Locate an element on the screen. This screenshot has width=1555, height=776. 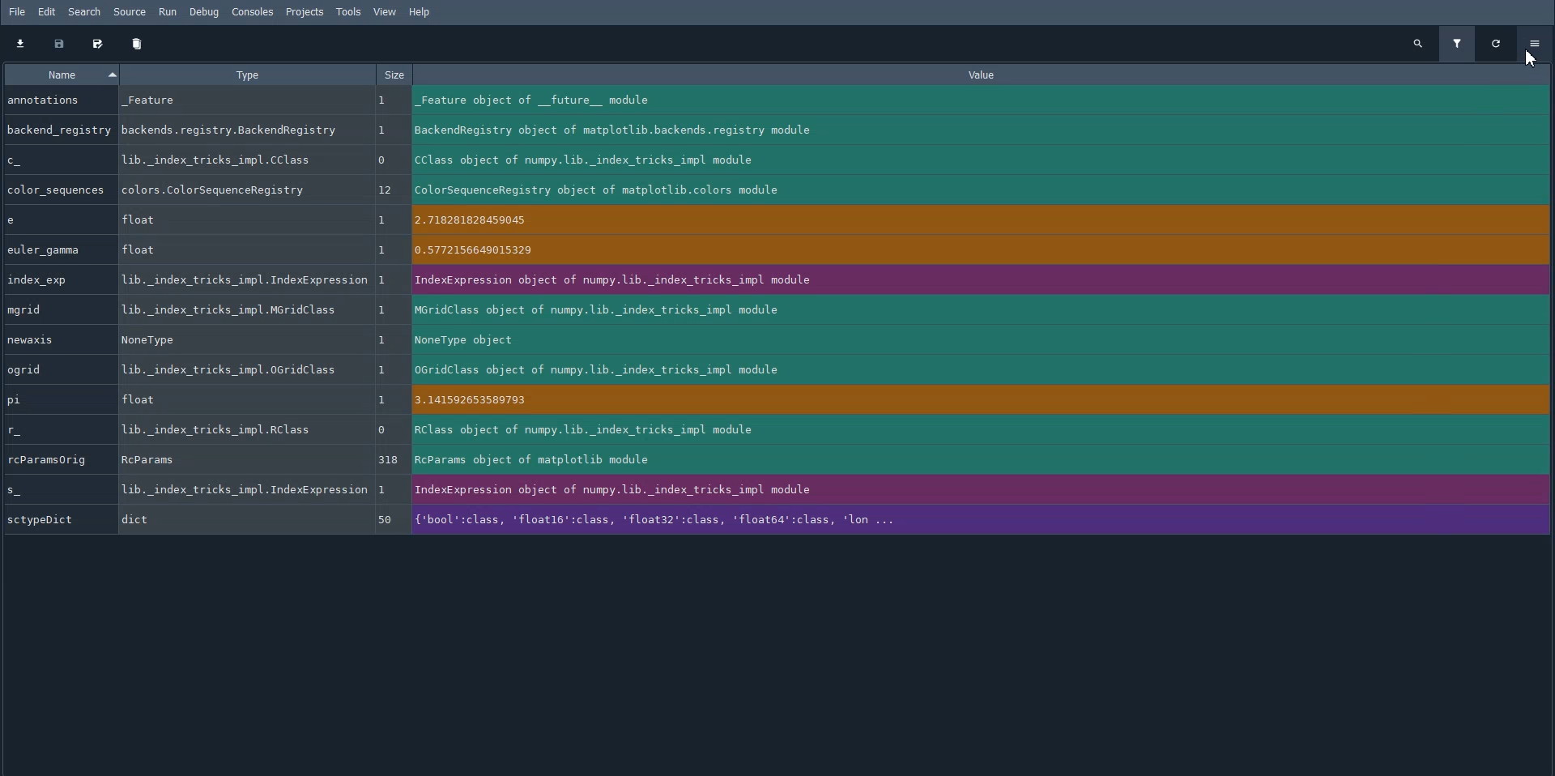
rcparam0rig is located at coordinates (53, 460).